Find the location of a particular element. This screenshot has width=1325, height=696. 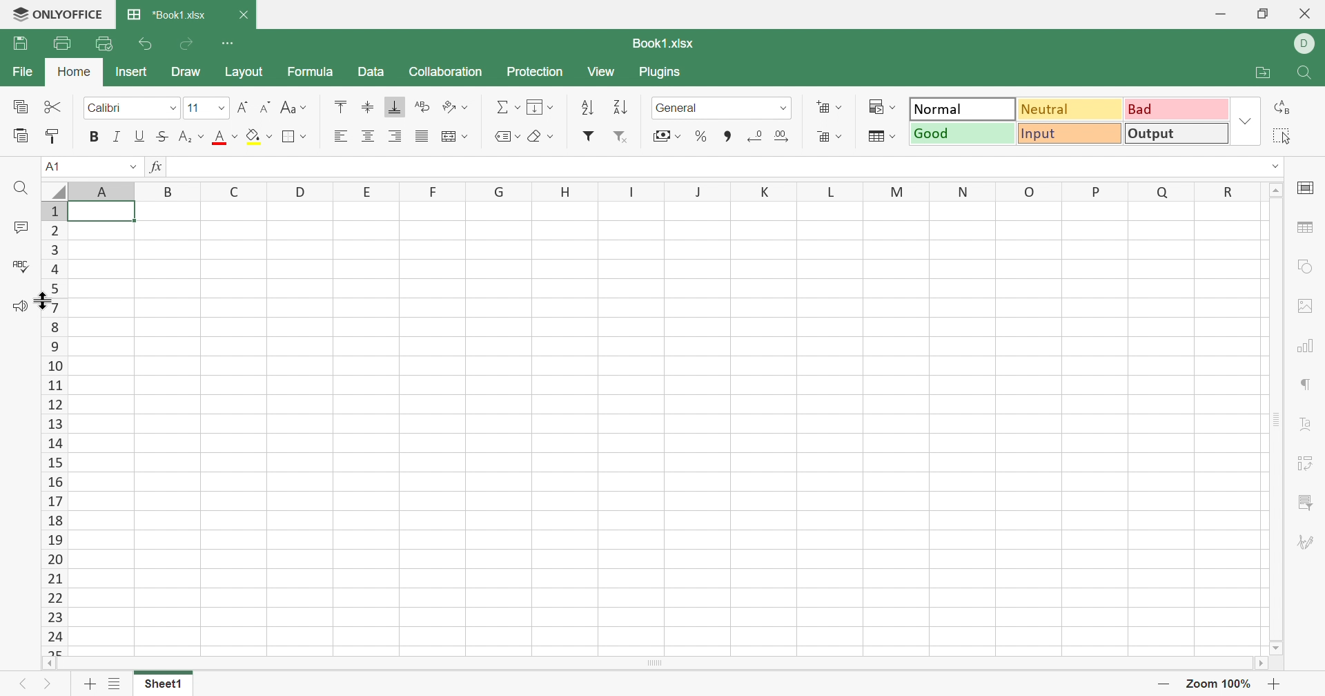

Wrap Text is located at coordinates (424, 106).